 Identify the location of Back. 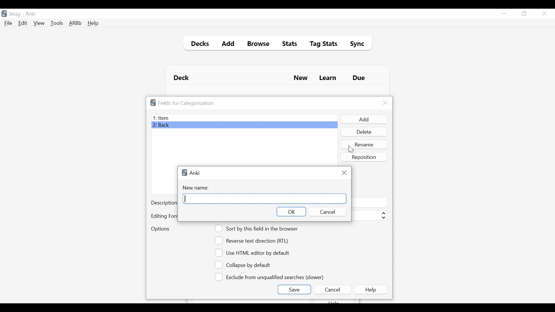
(163, 126).